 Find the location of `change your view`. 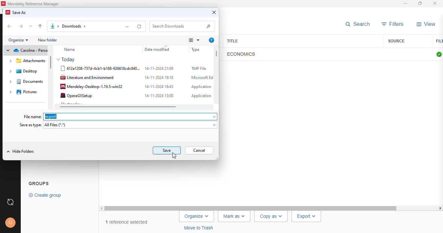

change your view is located at coordinates (194, 40).